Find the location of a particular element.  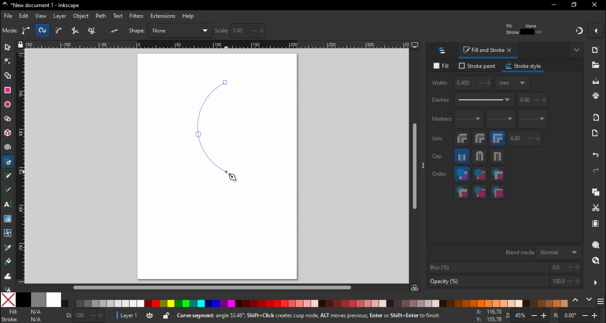

fill color is located at coordinates (25, 312).